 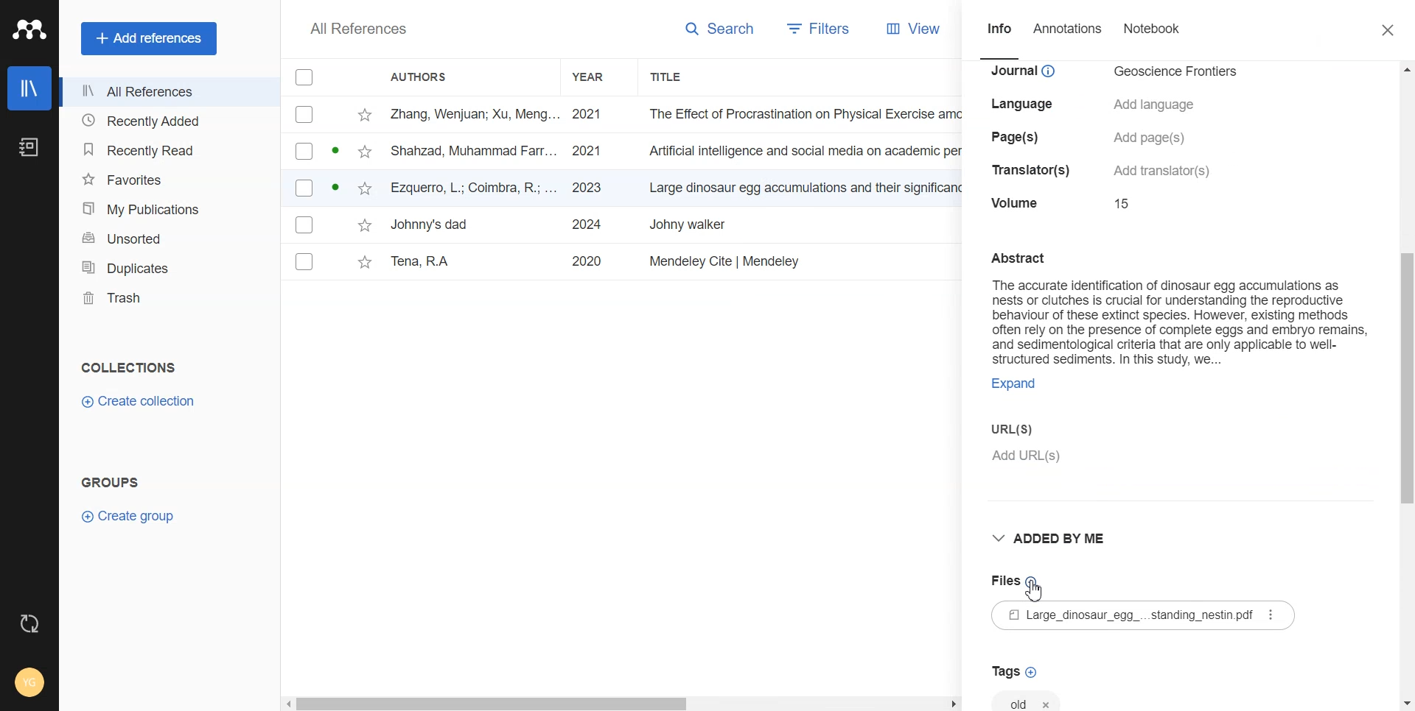 What do you see at coordinates (366, 188) in the screenshot?
I see `star` at bounding box center [366, 188].